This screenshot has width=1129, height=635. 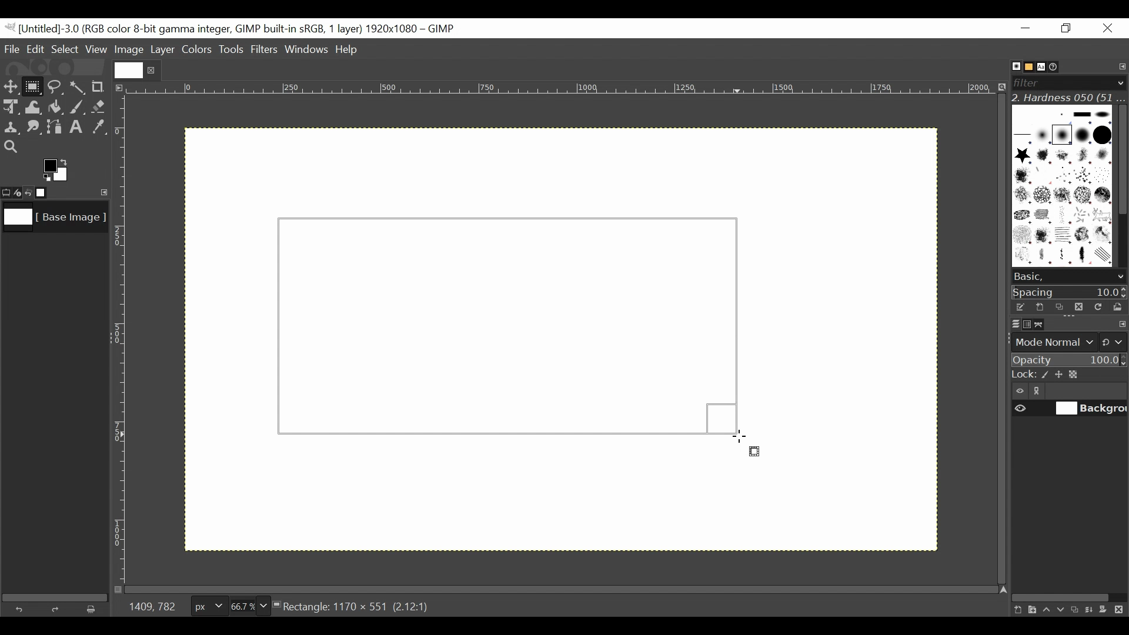 I want to click on Paintbrush tool, so click(x=77, y=108).